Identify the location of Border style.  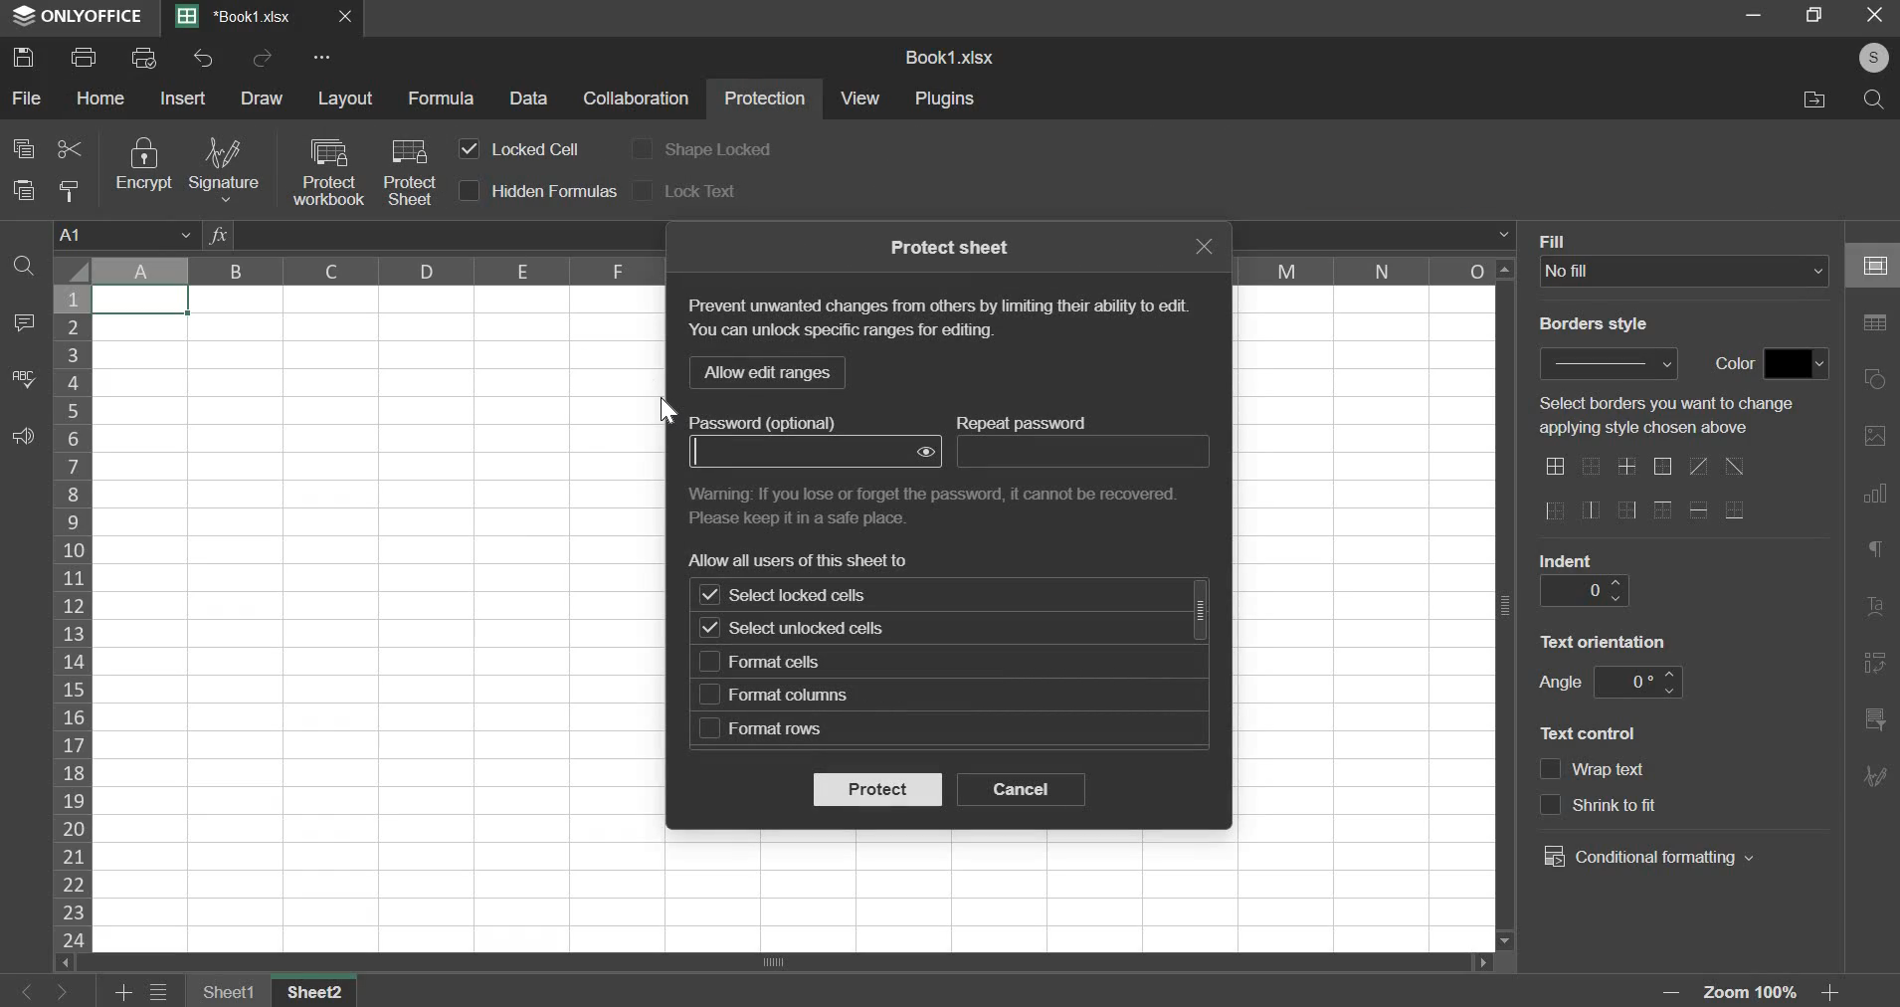
(1604, 328).